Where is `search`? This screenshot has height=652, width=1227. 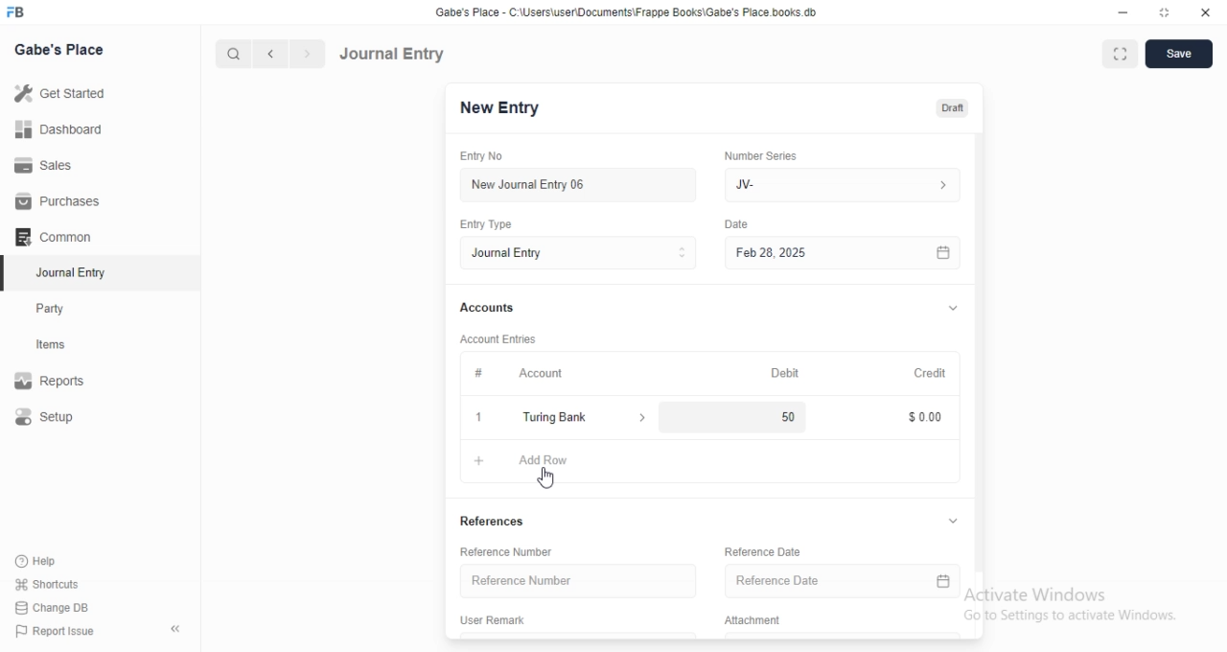
search is located at coordinates (235, 54).